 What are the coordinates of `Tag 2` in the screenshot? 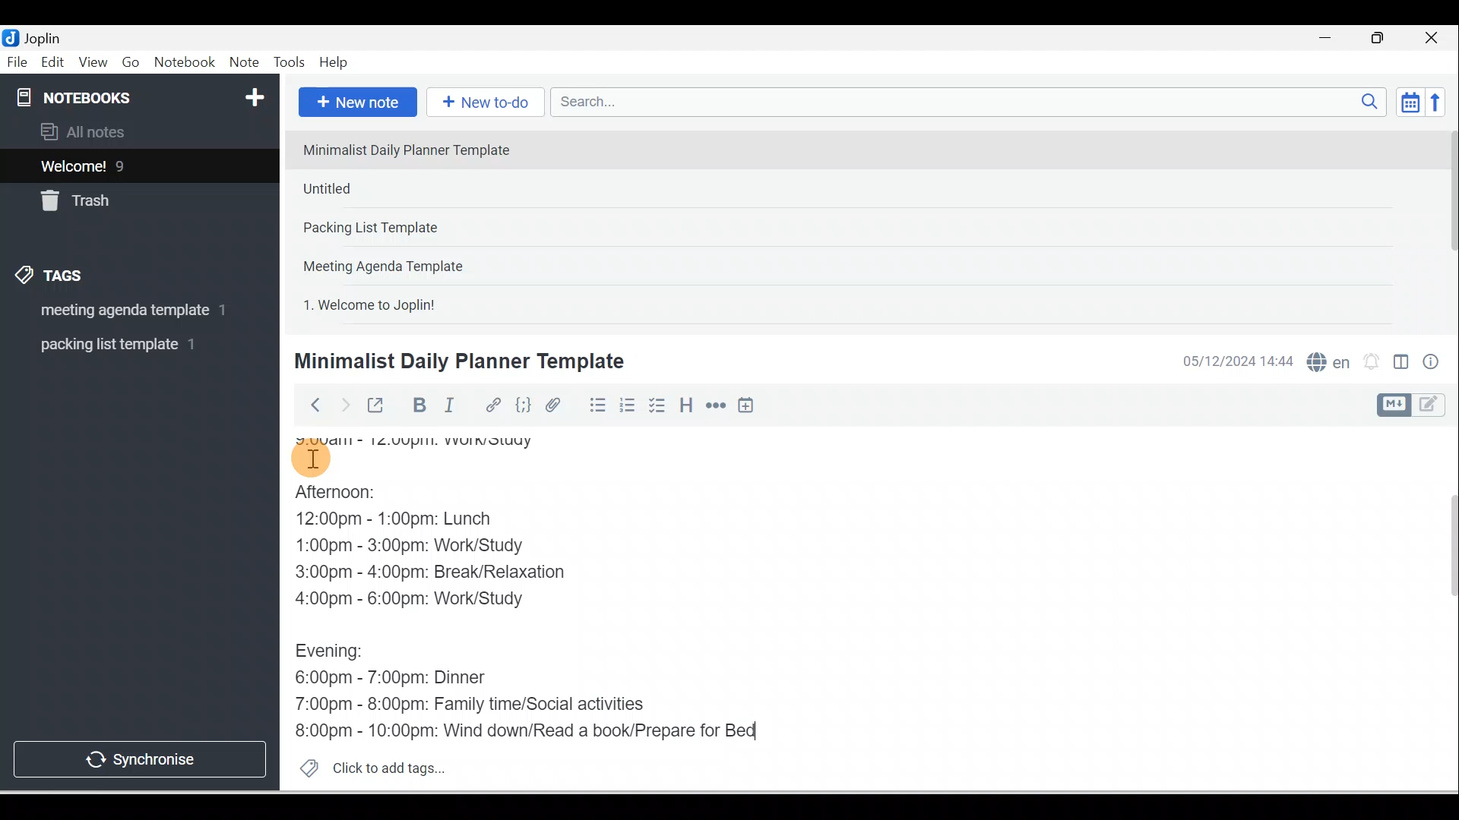 It's located at (128, 345).